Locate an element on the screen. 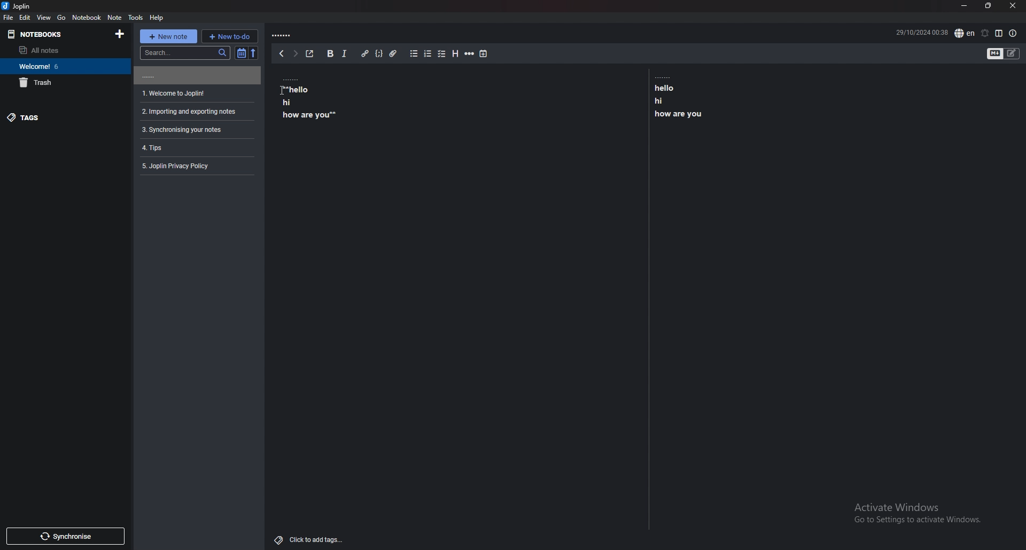 This screenshot has width=1026, height=550. reverse sort order is located at coordinates (254, 53).